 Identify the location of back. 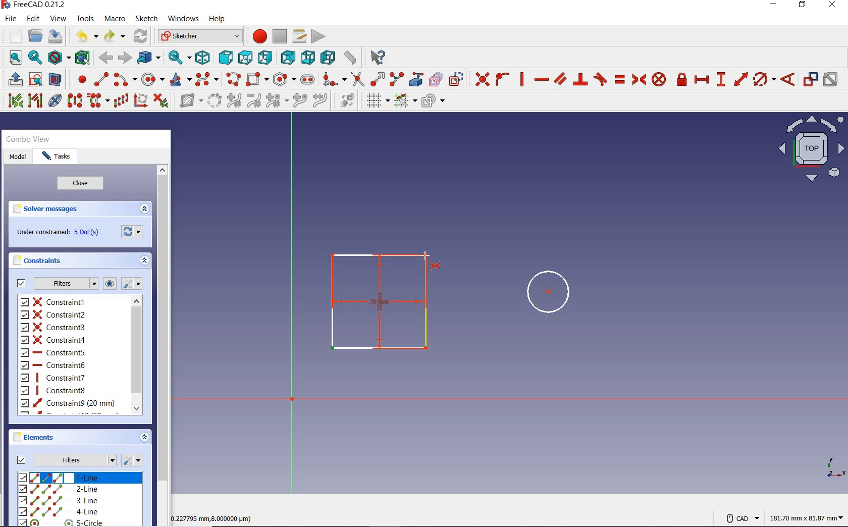
(107, 58).